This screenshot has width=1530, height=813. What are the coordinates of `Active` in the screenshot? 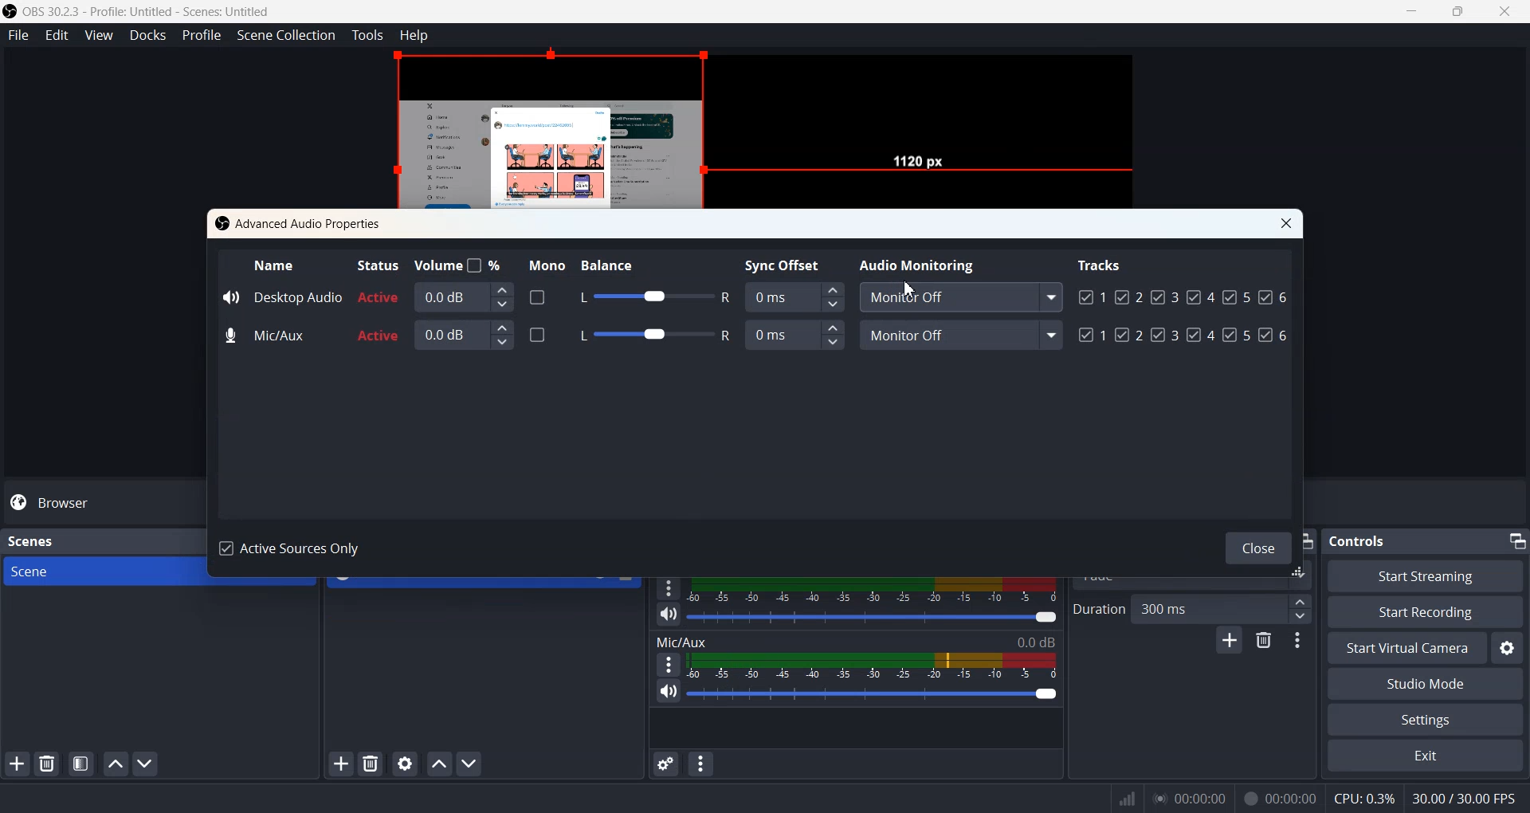 It's located at (379, 317).